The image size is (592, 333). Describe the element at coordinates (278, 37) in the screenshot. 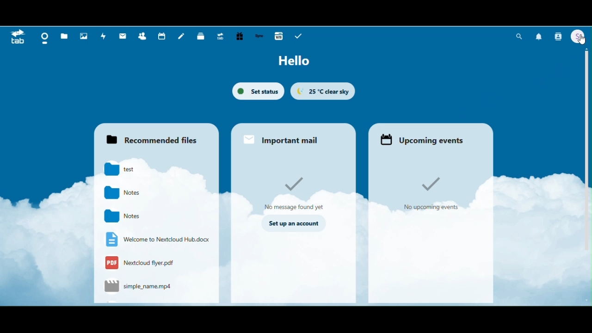

I see `16 TB` at that location.